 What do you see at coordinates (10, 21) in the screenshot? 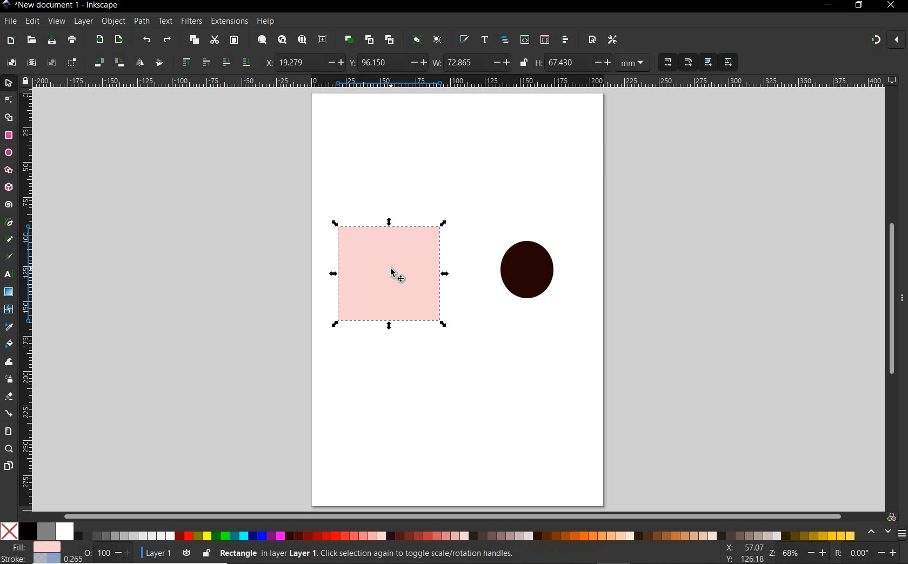
I see `file` at bounding box center [10, 21].